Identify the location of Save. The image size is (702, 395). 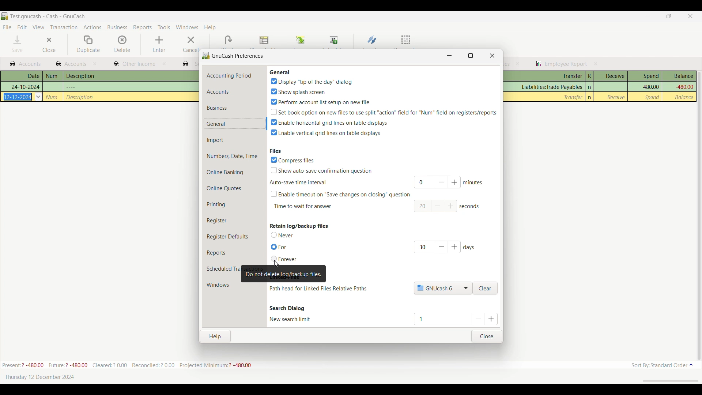
(18, 44).